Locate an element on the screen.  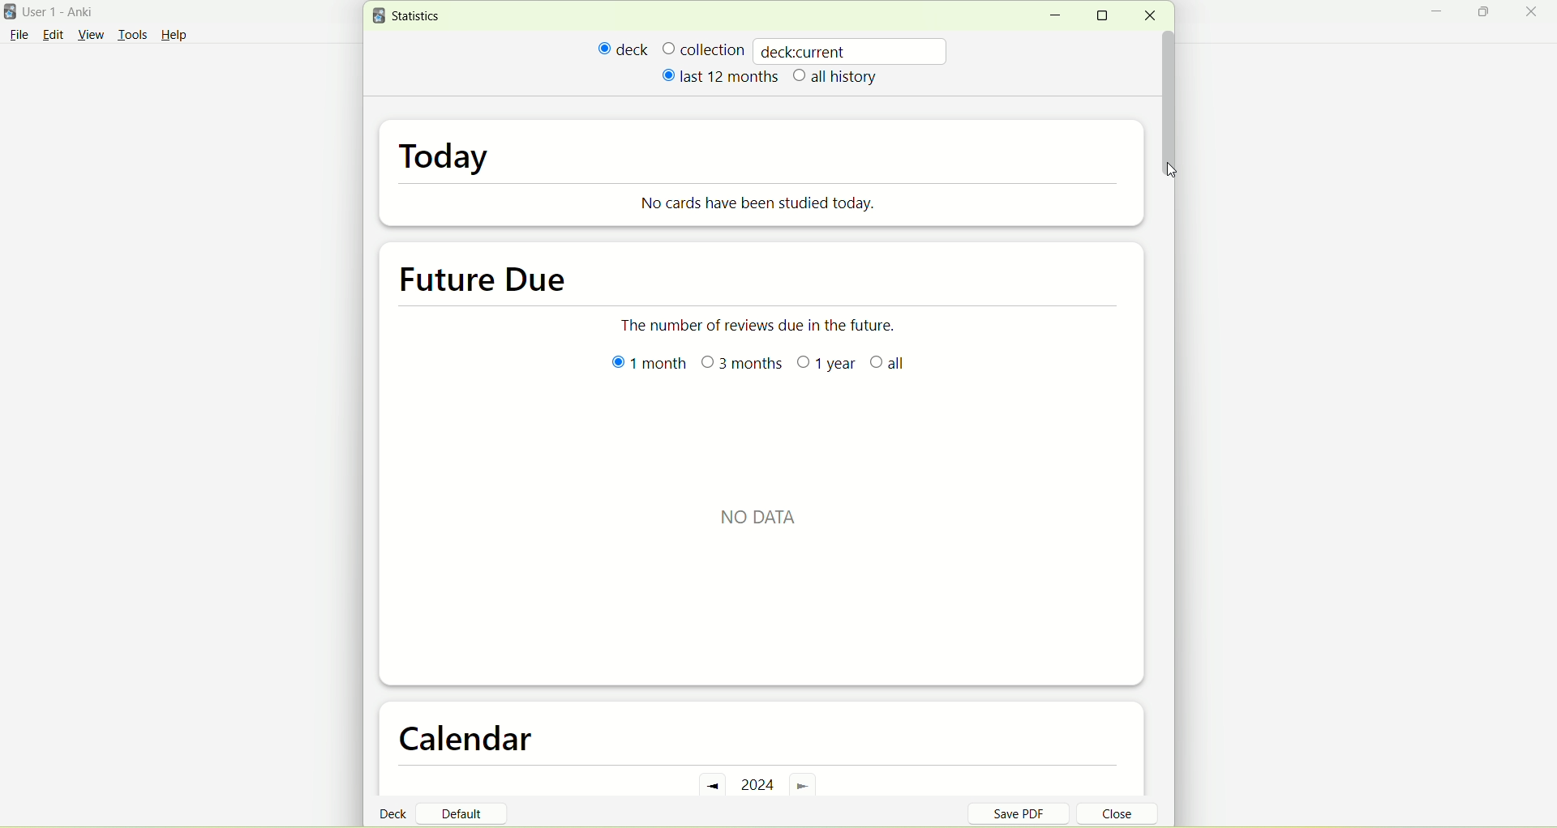
save PDF is located at coordinates (1028, 813).